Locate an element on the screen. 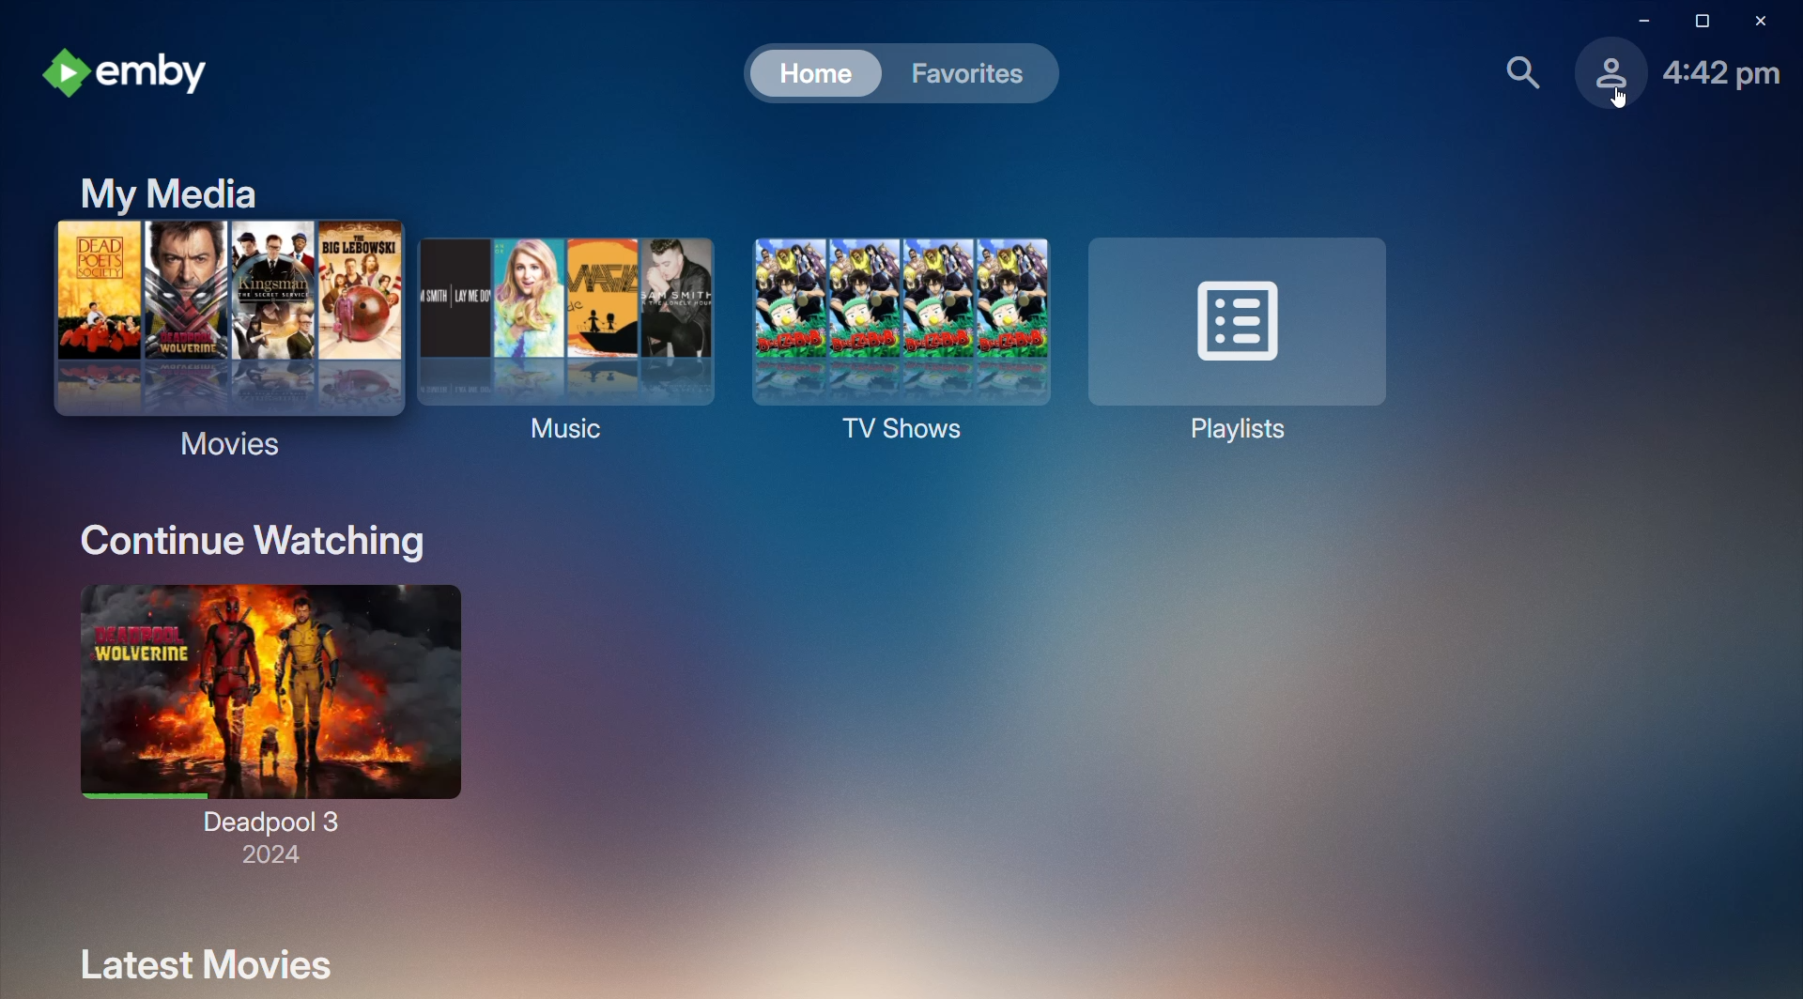 This screenshot has height=999, width=1803. Deadpool 3 is located at coordinates (270, 721).